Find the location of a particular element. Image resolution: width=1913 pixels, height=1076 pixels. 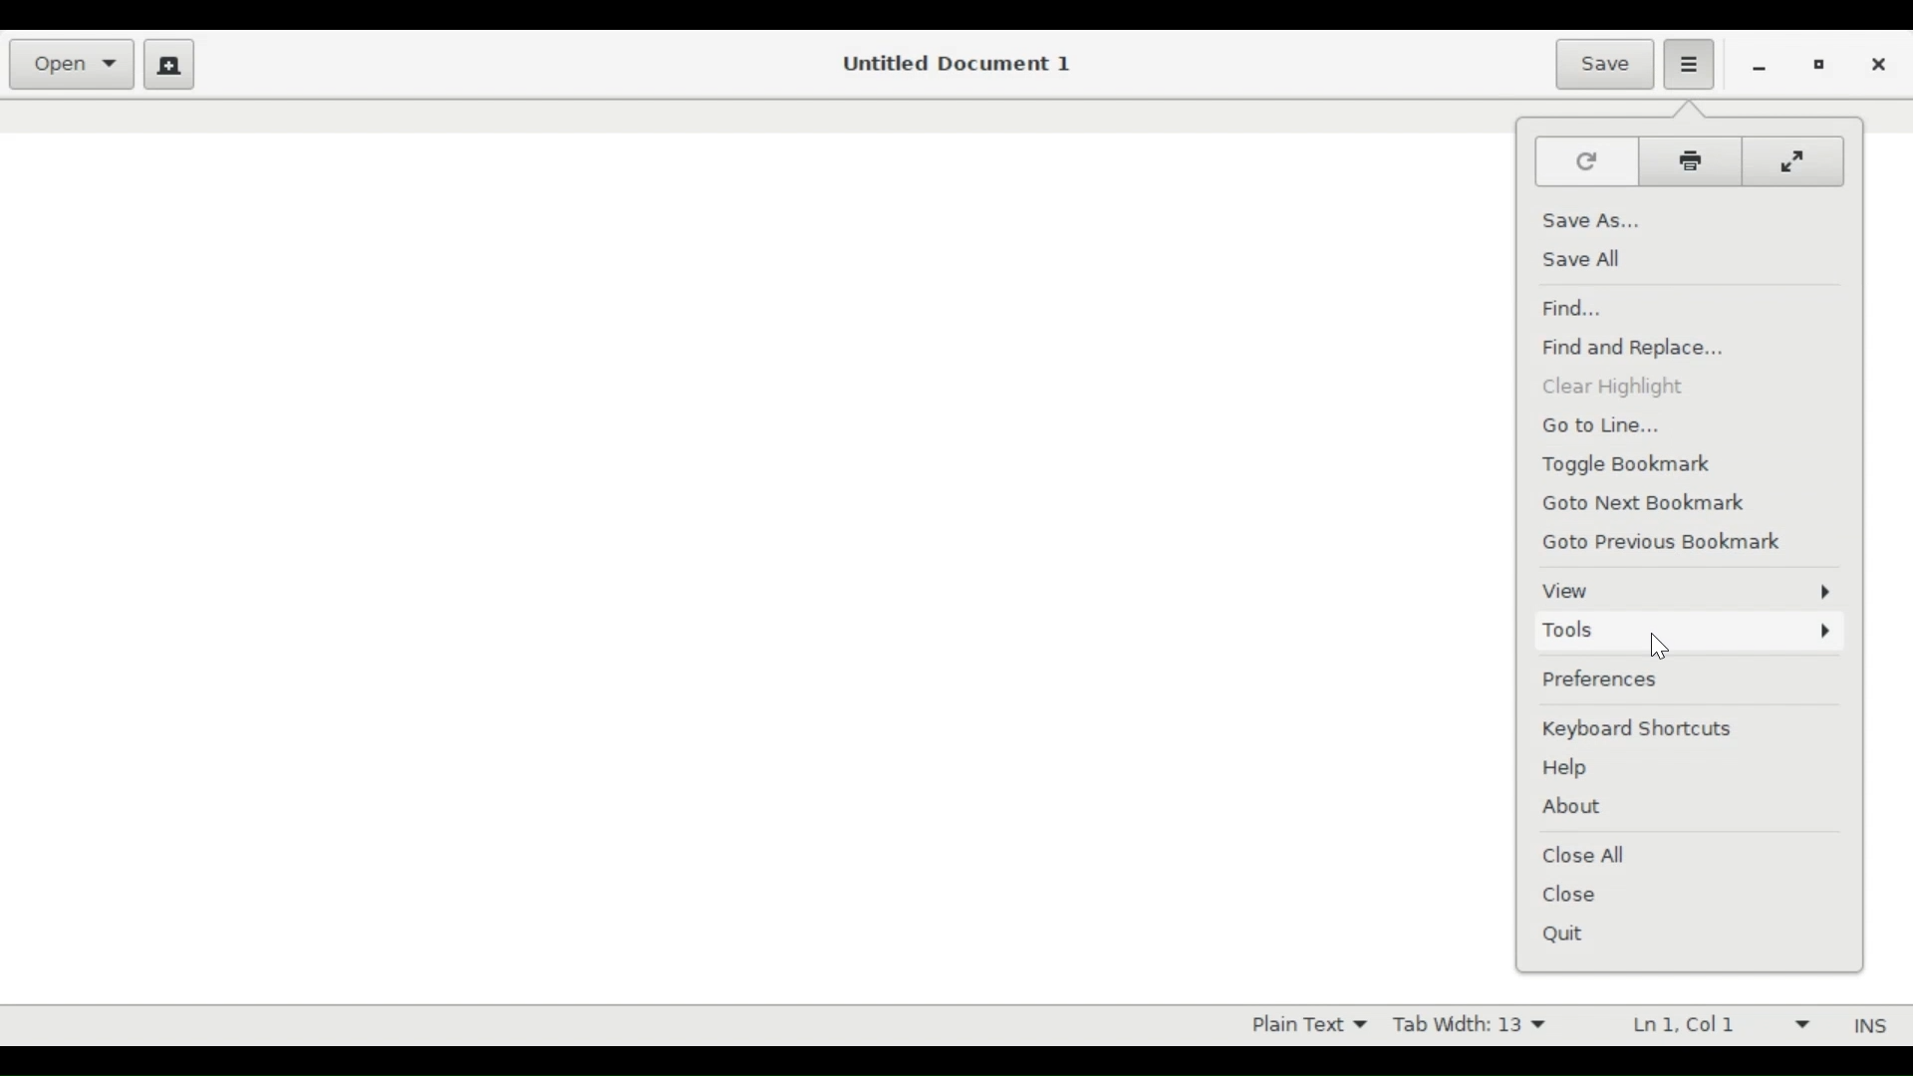

Find and Replace is located at coordinates (1639, 350).